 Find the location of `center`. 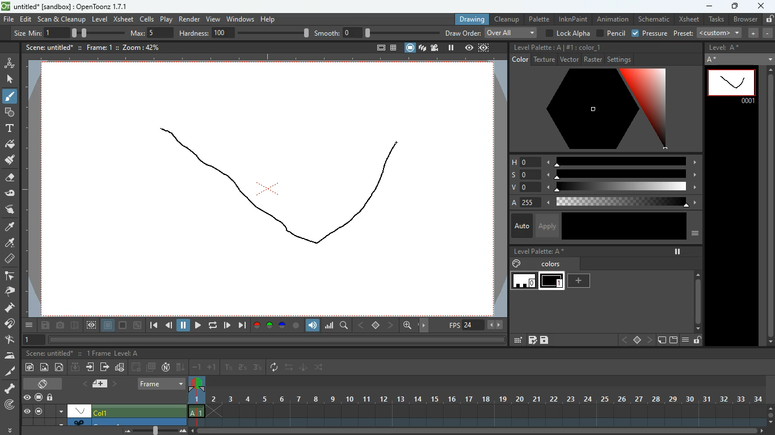

center is located at coordinates (376, 325).